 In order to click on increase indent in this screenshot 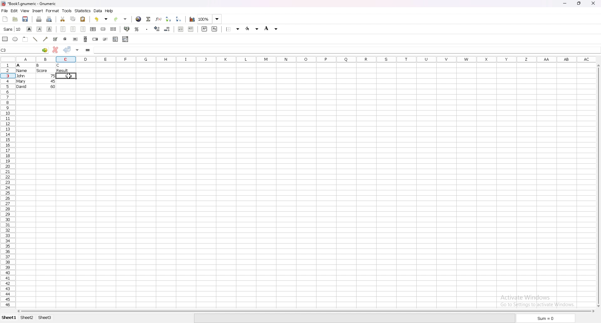, I will do `click(191, 29)`.